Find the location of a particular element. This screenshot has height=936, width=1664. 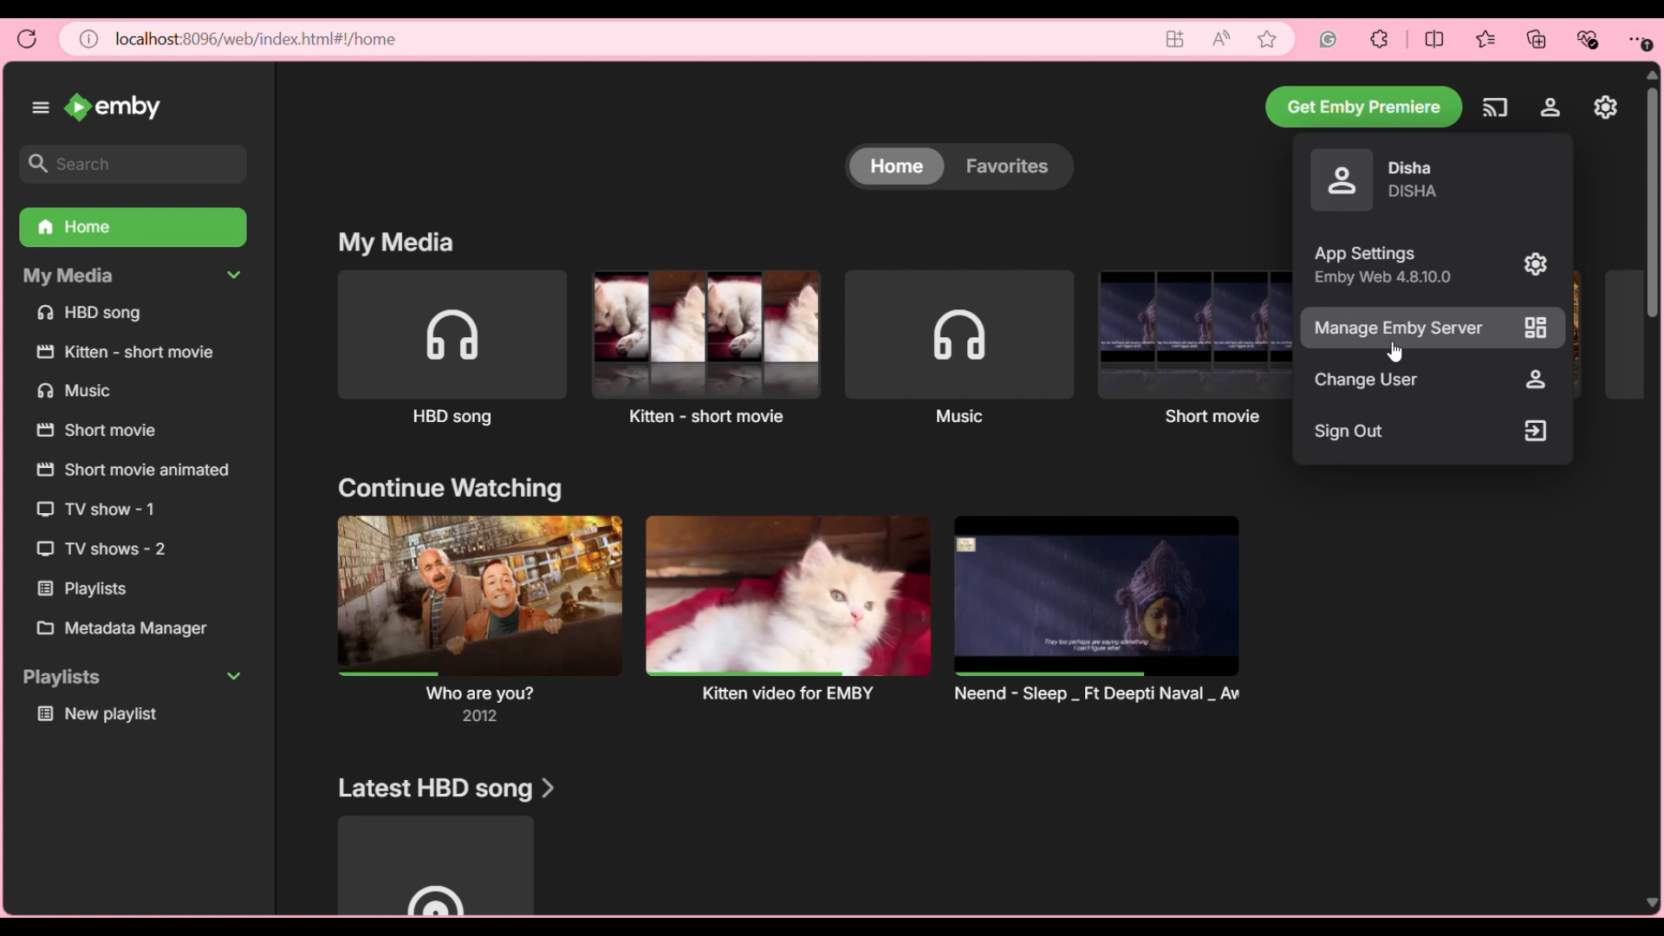

Manage Emby server, highlighted by cursor is located at coordinates (1435, 328).